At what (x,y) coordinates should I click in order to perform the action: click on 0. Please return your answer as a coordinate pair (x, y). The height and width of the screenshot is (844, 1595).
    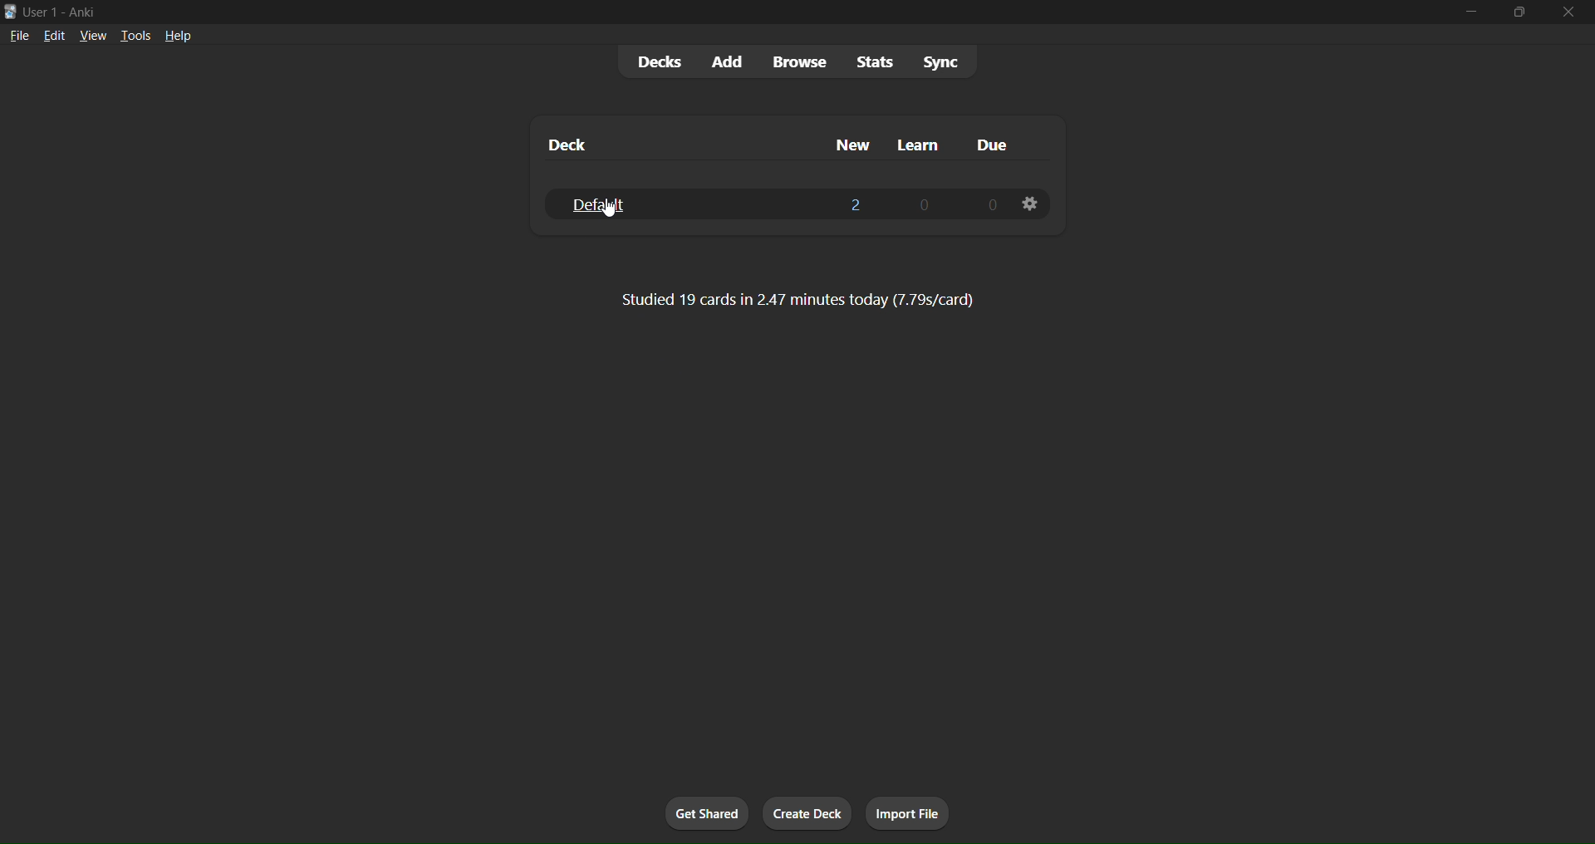
    Looking at the image, I should click on (922, 204).